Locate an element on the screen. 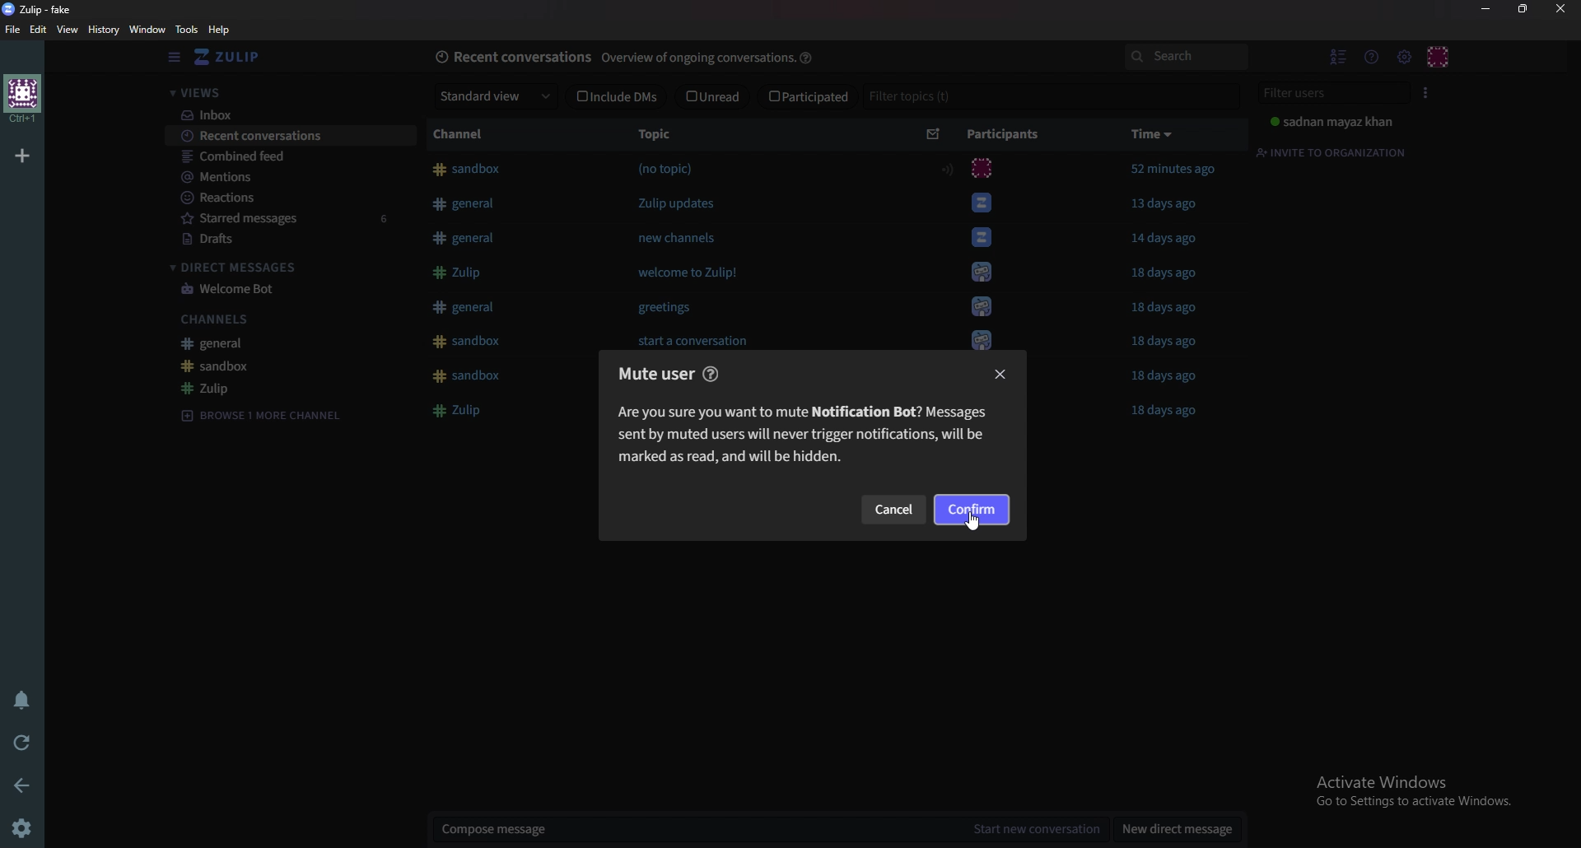  icon is located at coordinates (985, 165).